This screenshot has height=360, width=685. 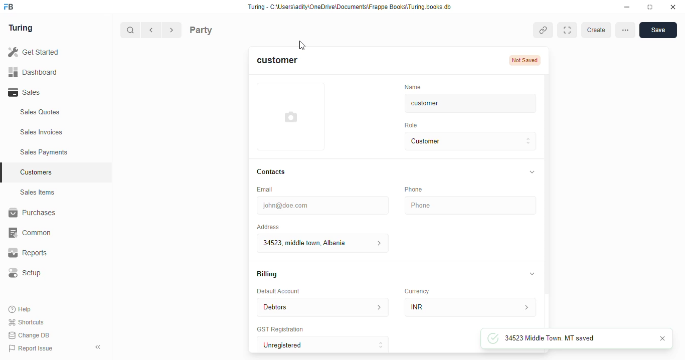 I want to click on Billing, so click(x=276, y=273).